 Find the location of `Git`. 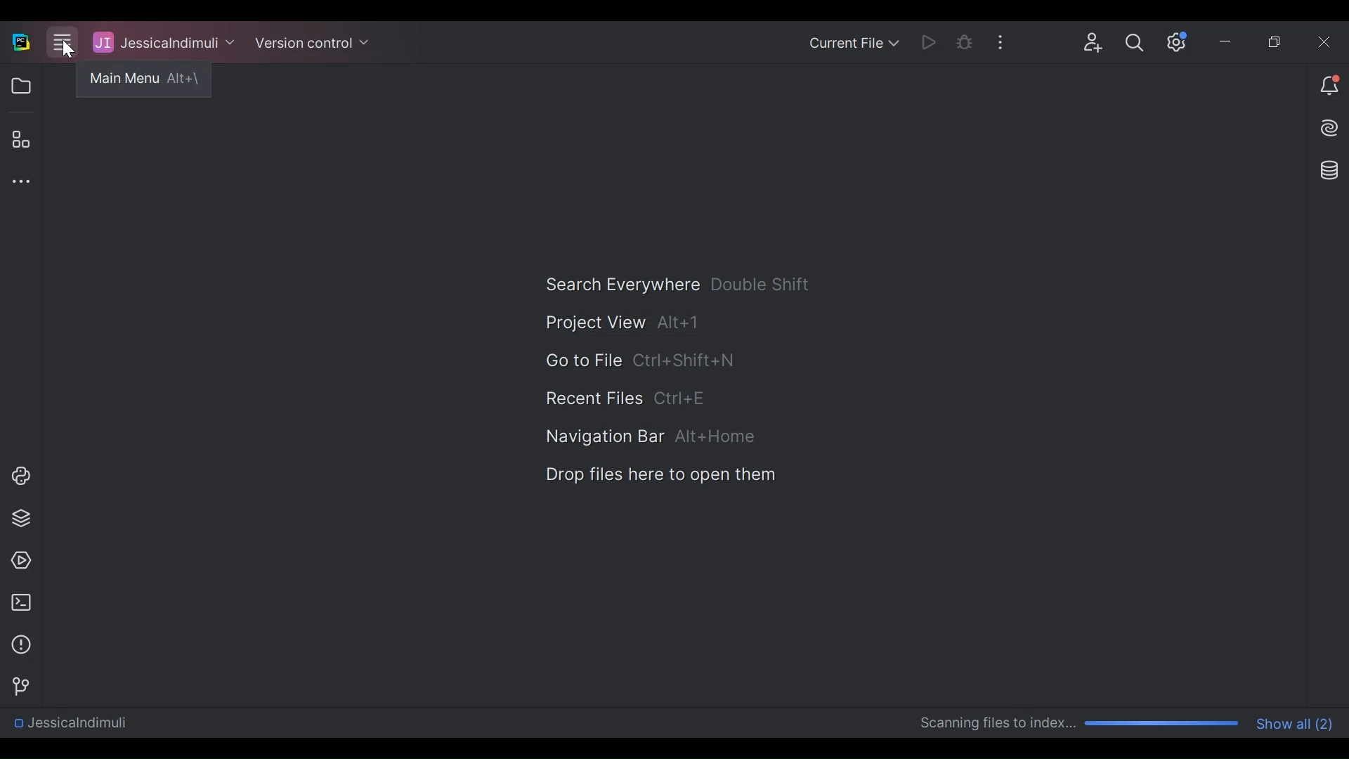

Git is located at coordinates (17, 685).